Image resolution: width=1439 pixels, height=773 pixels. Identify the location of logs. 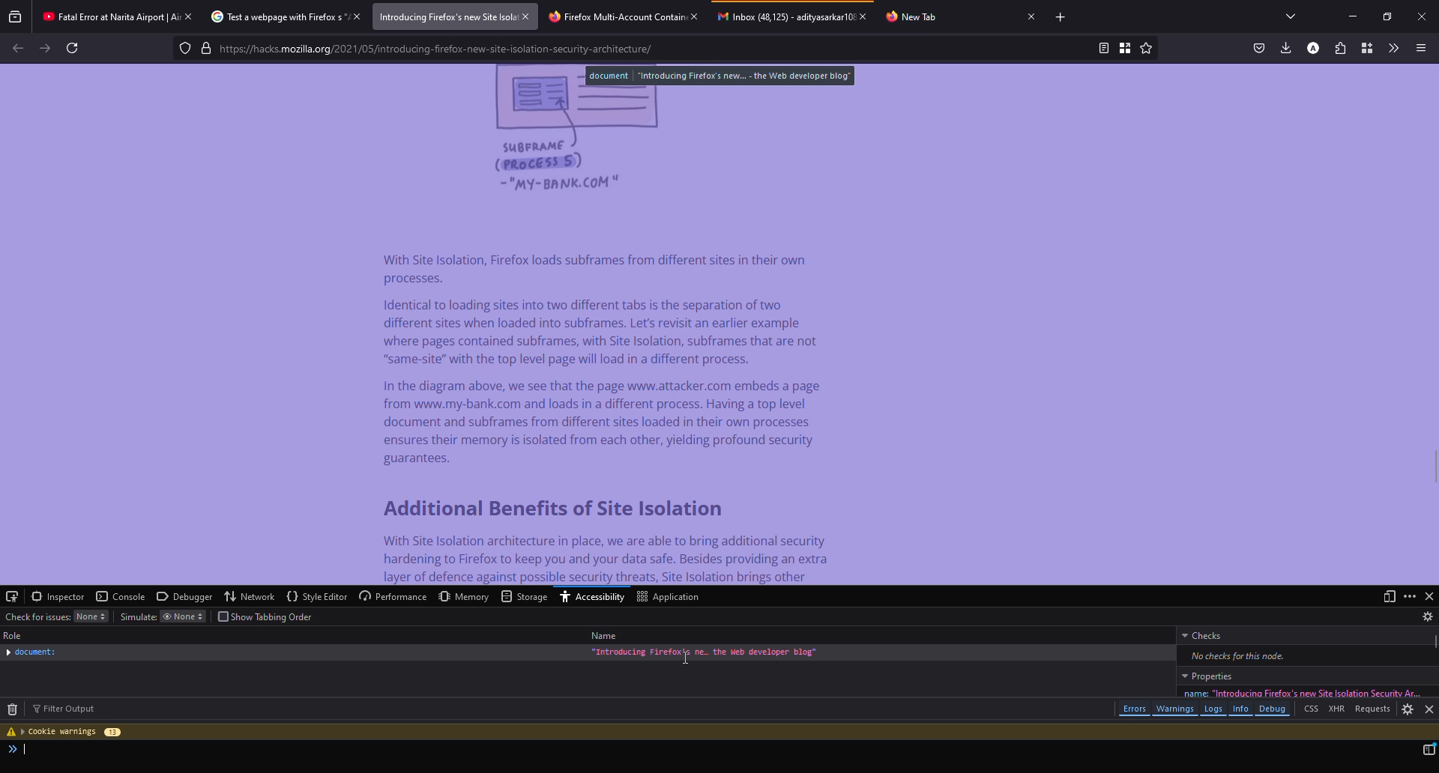
(1214, 709).